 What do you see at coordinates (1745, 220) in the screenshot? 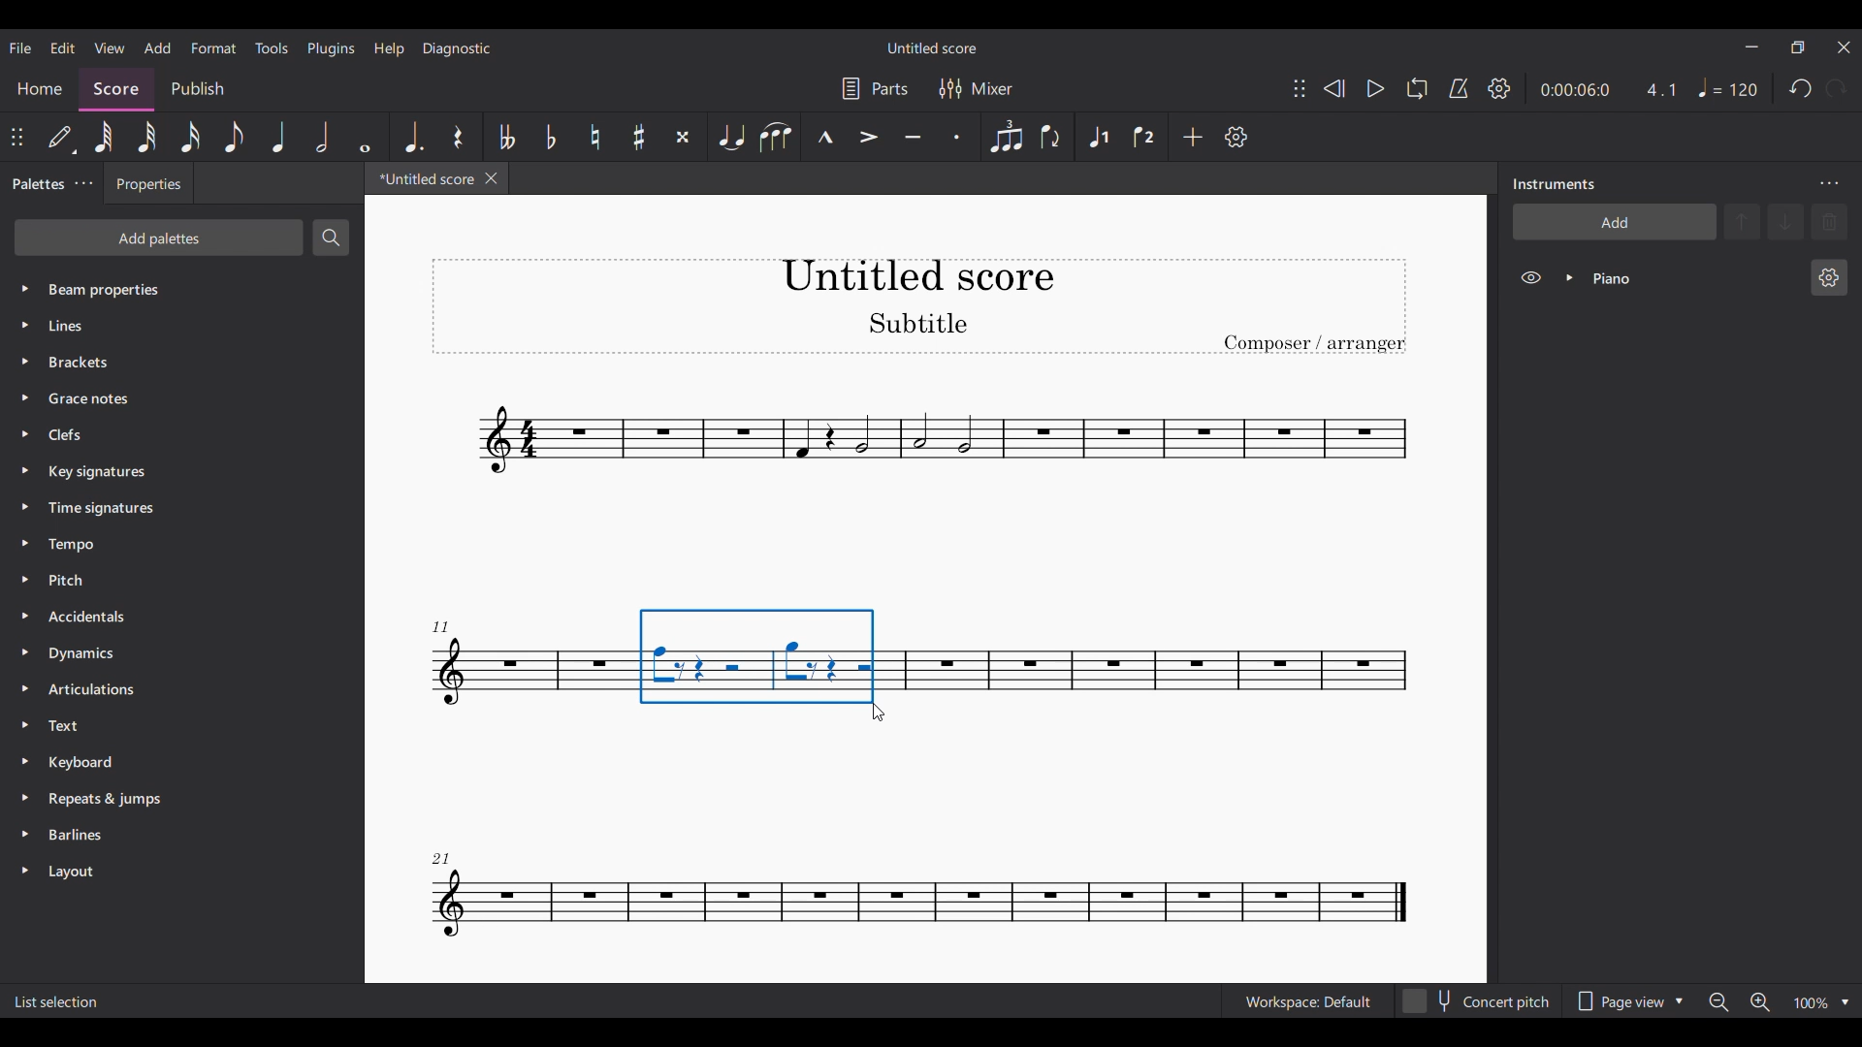
I see `Move selected instrument up` at bounding box center [1745, 220].